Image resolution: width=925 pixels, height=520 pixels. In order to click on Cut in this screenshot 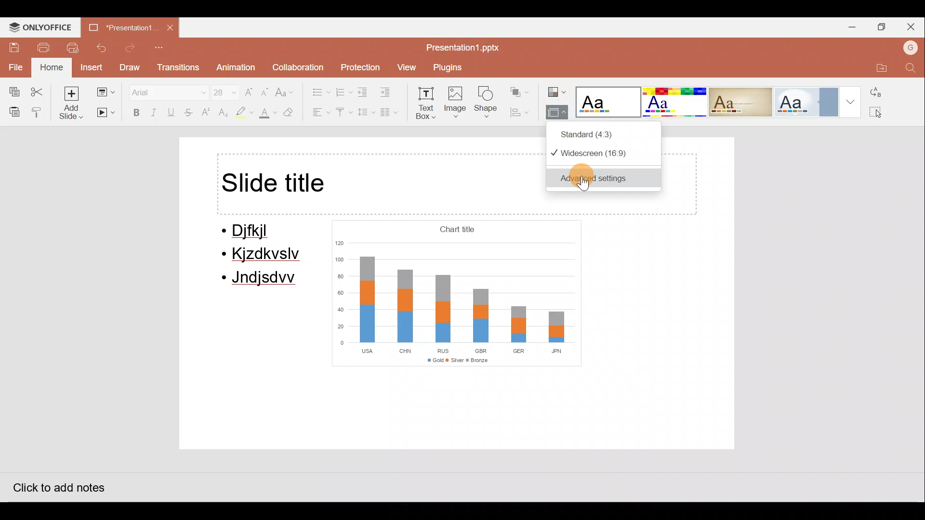, I will do `click(40, 90)`.